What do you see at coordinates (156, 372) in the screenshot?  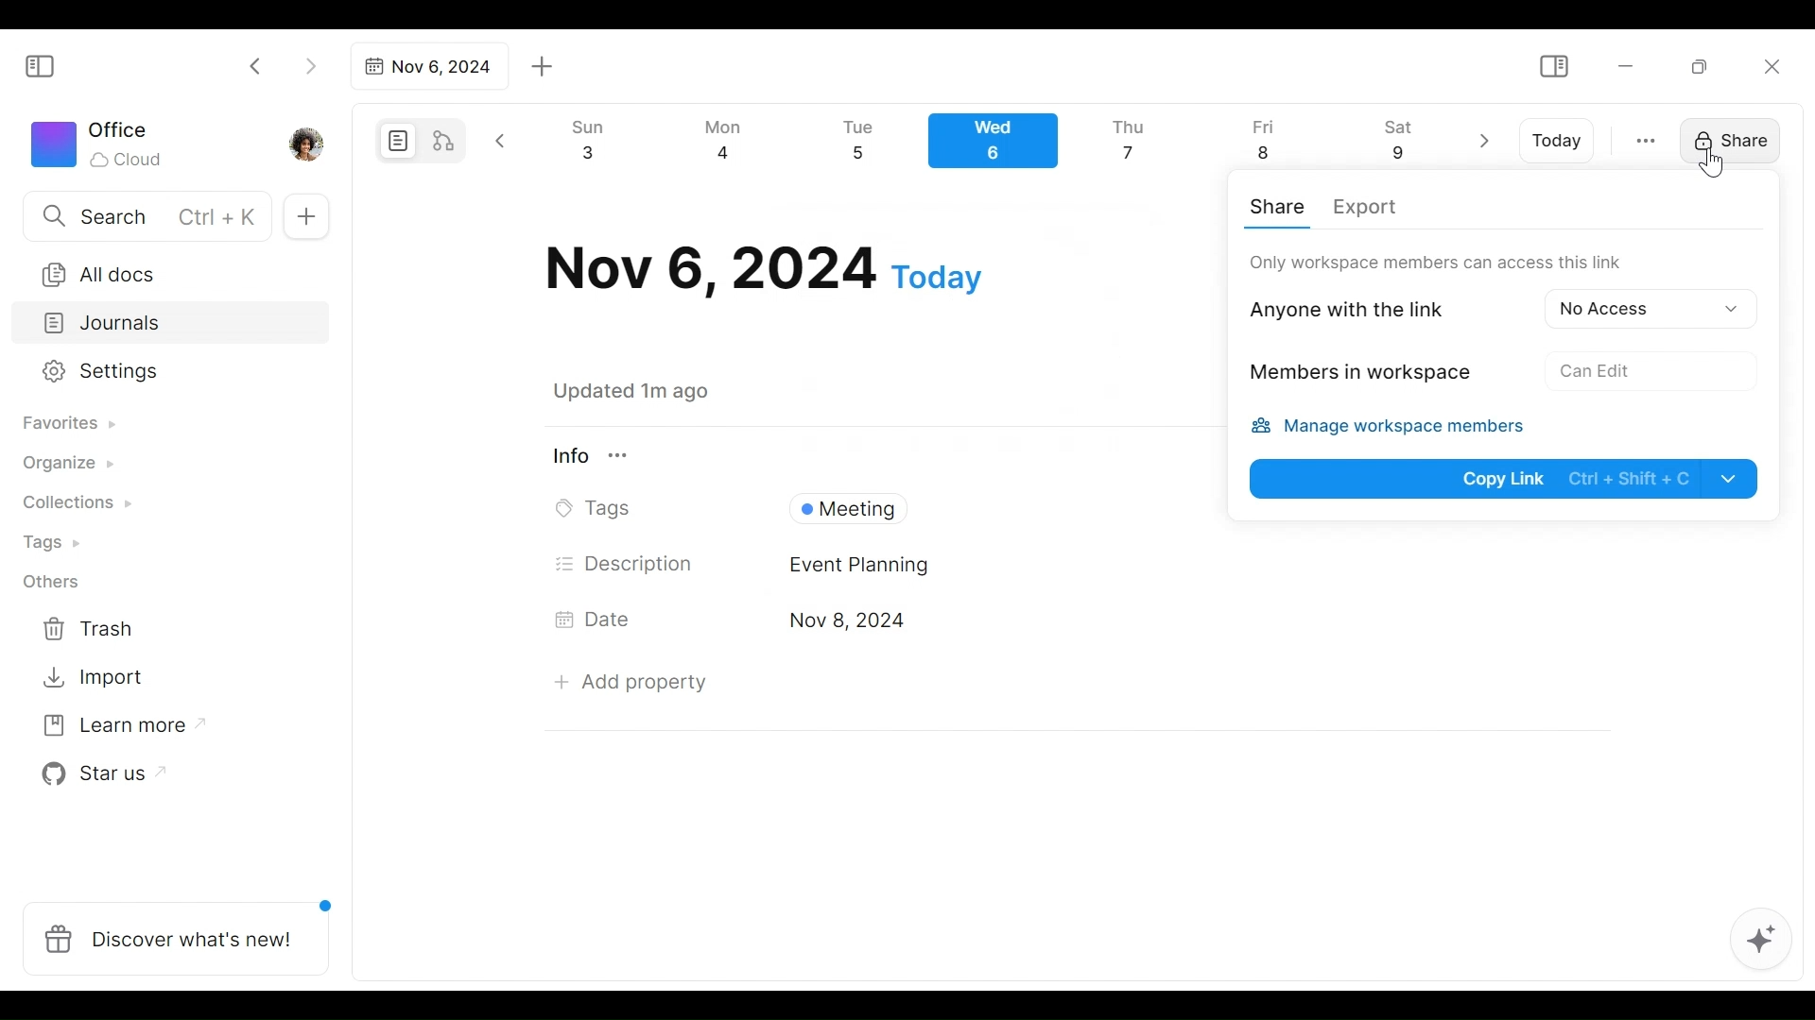 I see `Settings` at bounding box center [156, 372].